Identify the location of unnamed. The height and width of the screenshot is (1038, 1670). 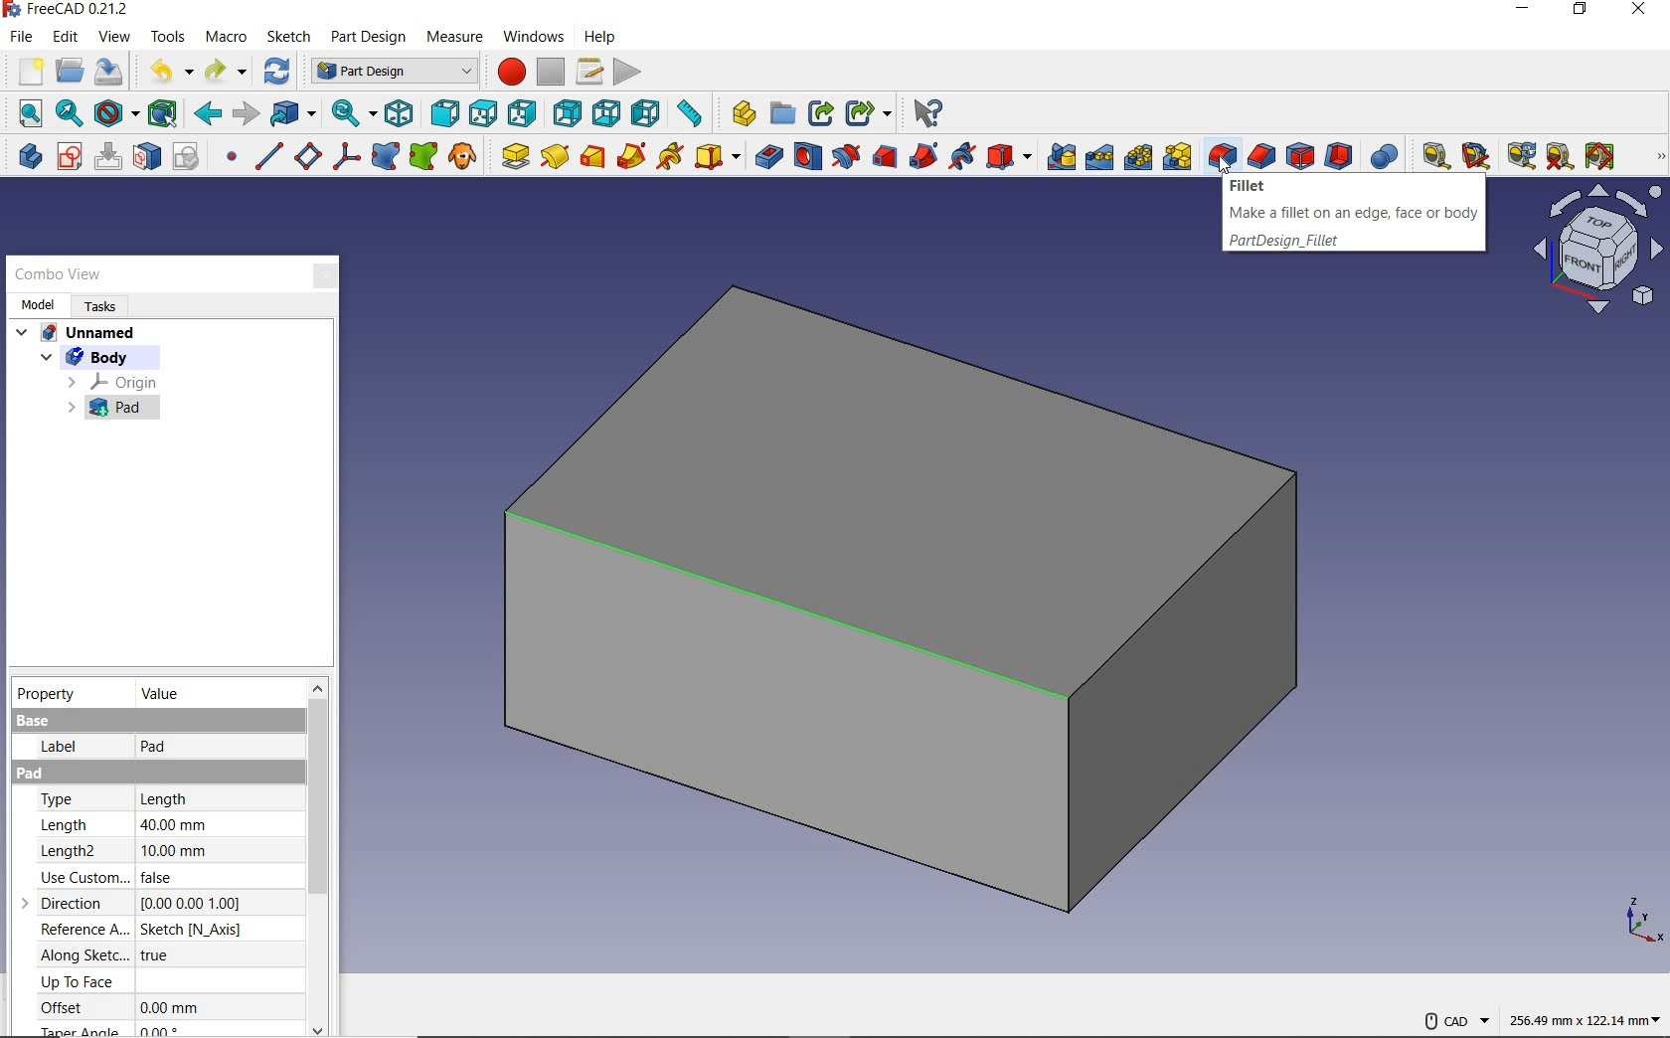
(78, 332).